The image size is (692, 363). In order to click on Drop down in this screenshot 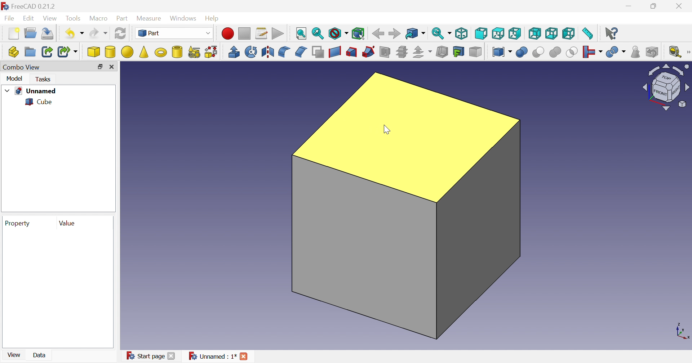, I will do `click(8, 89)`.